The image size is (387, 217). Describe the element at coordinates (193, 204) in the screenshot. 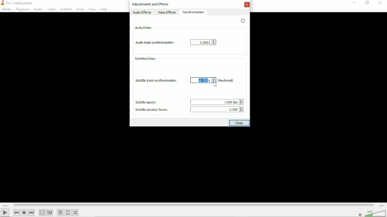

I see `Play duration` at that location.